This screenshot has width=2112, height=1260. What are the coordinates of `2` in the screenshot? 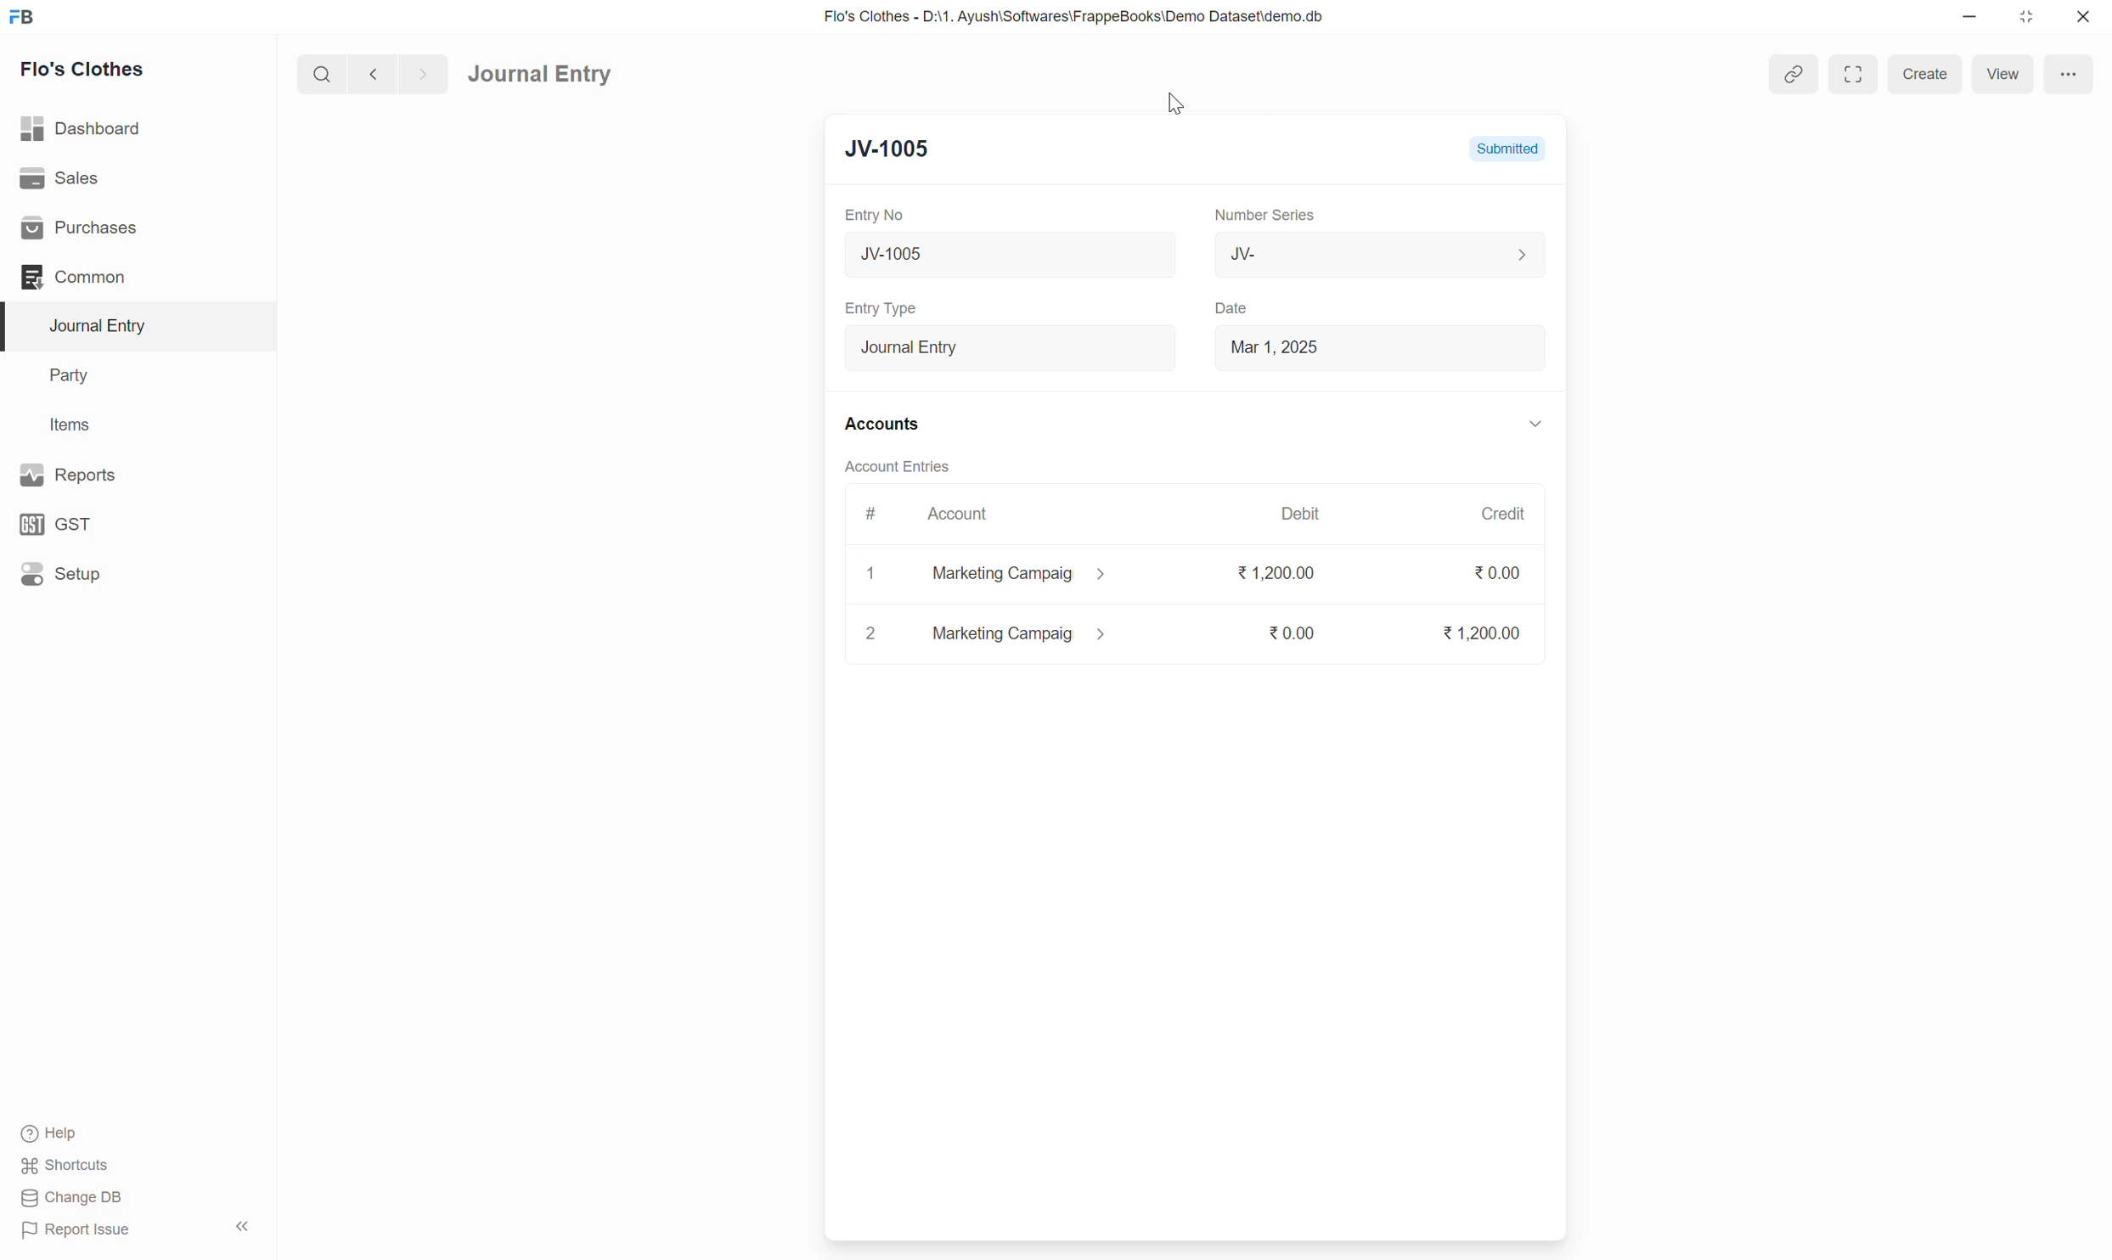 It's located at (869, 633).